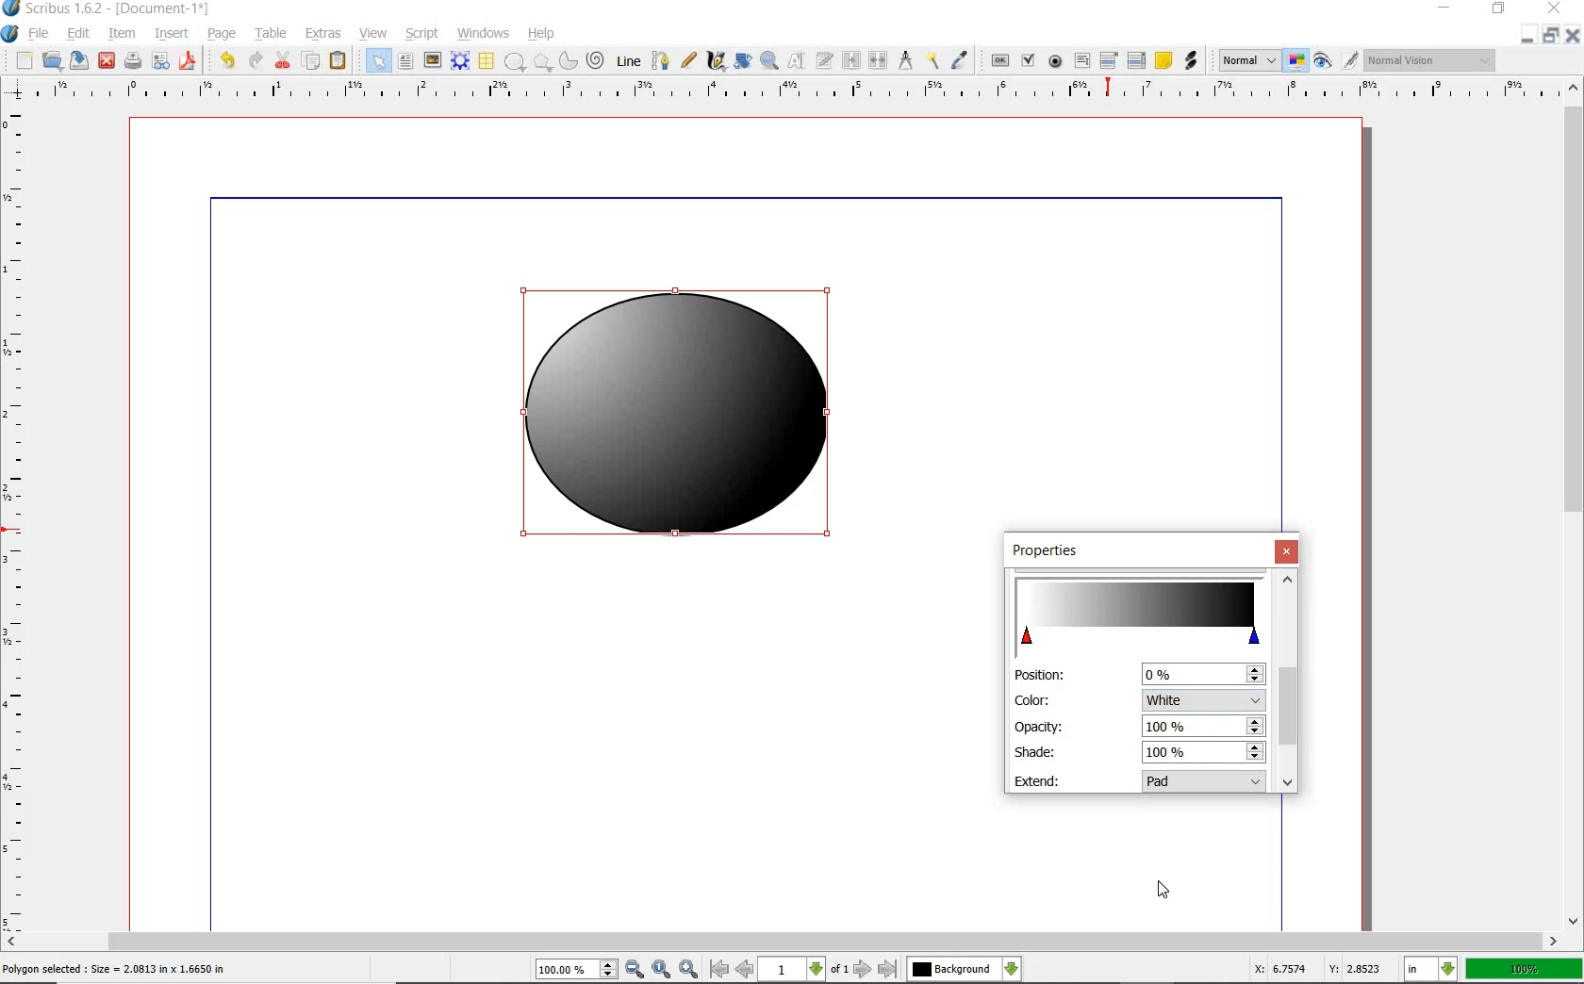 This screenshot has width=1584, height=984. What do you see at coordinates (689, 58) in the screenshot?
I see `FREEHAND LINE` at bounding box center [689, 58].